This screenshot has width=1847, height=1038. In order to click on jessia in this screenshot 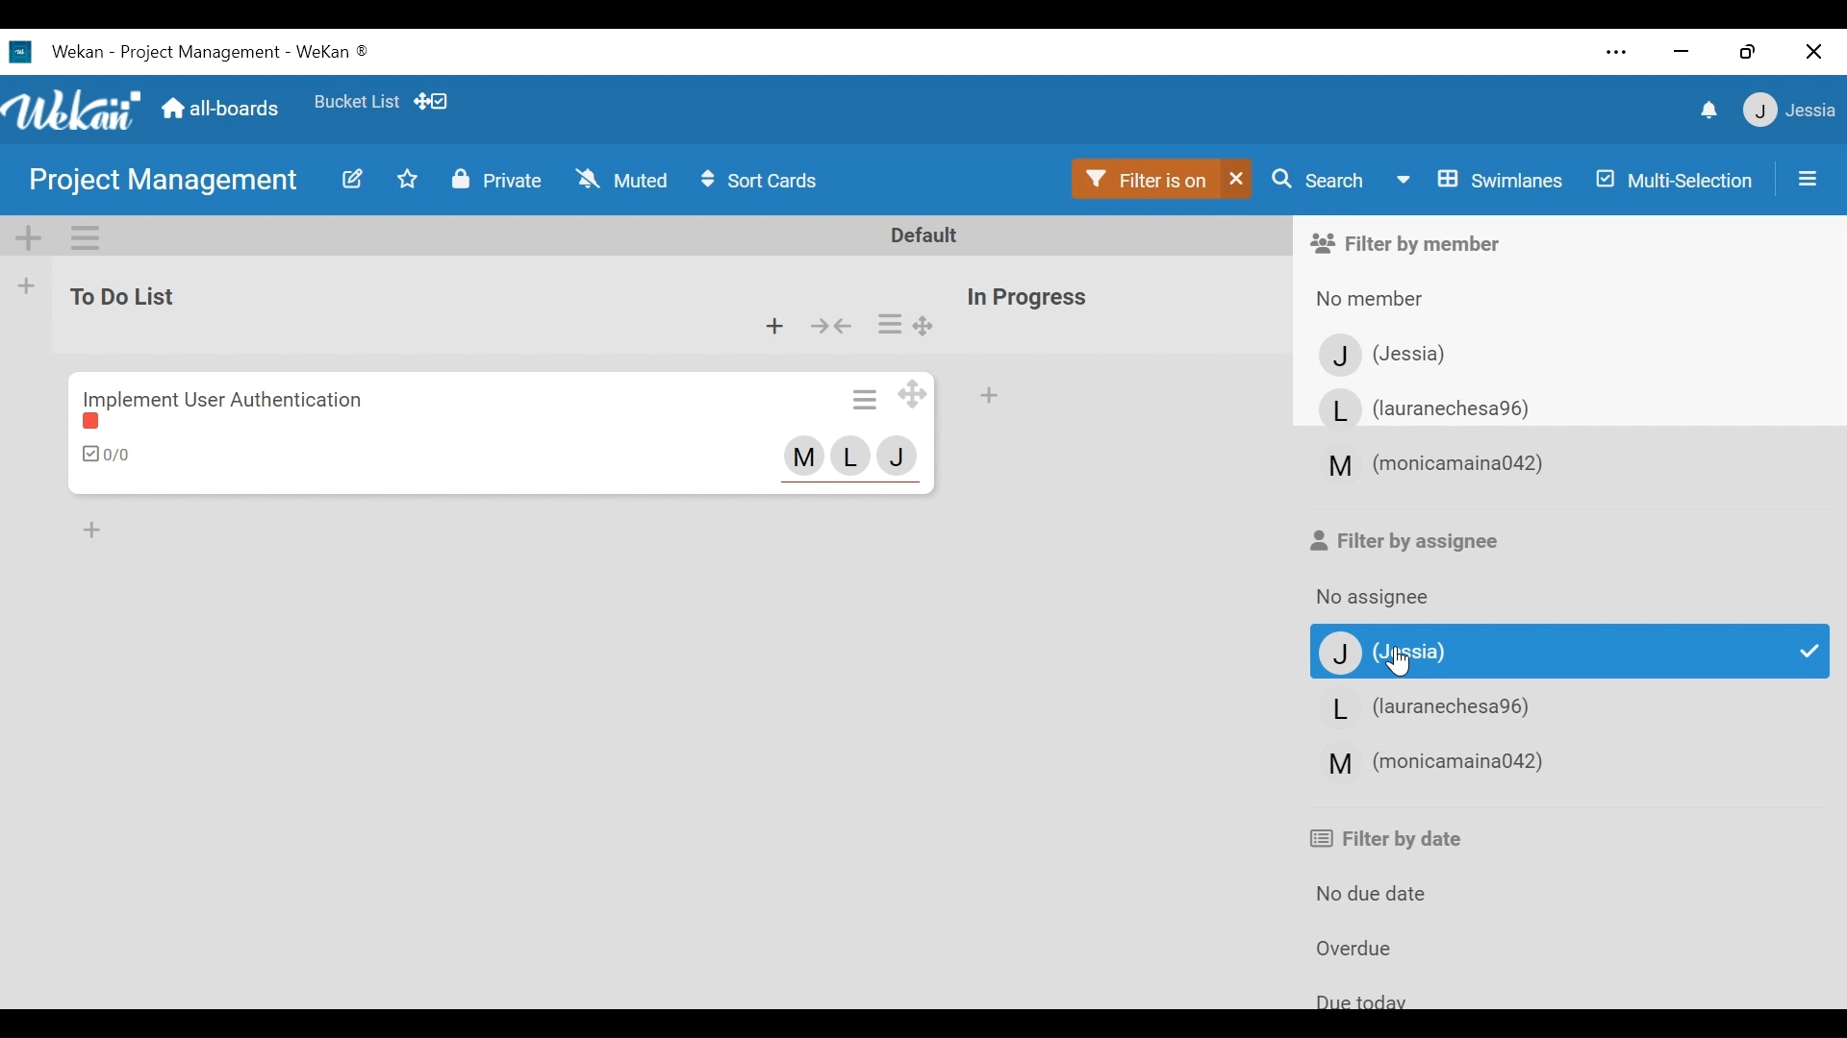, I will do `click(1787, 111)`.